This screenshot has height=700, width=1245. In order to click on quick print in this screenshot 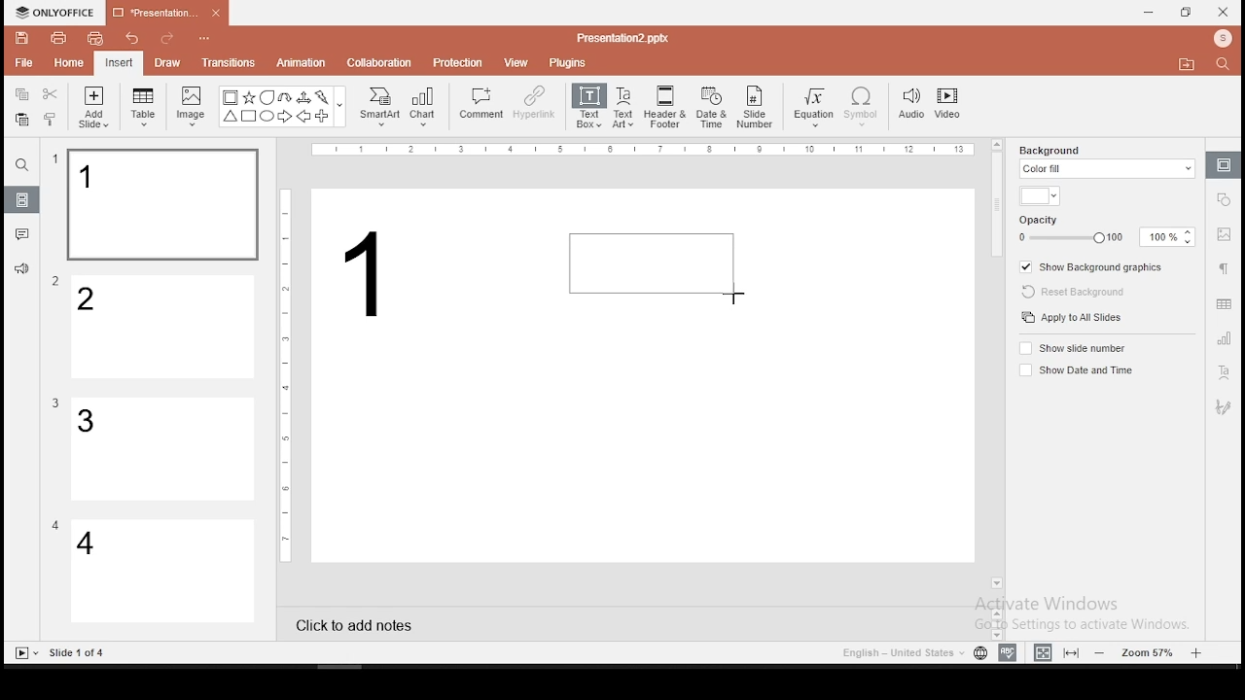, I will do `click(95, 38)`.